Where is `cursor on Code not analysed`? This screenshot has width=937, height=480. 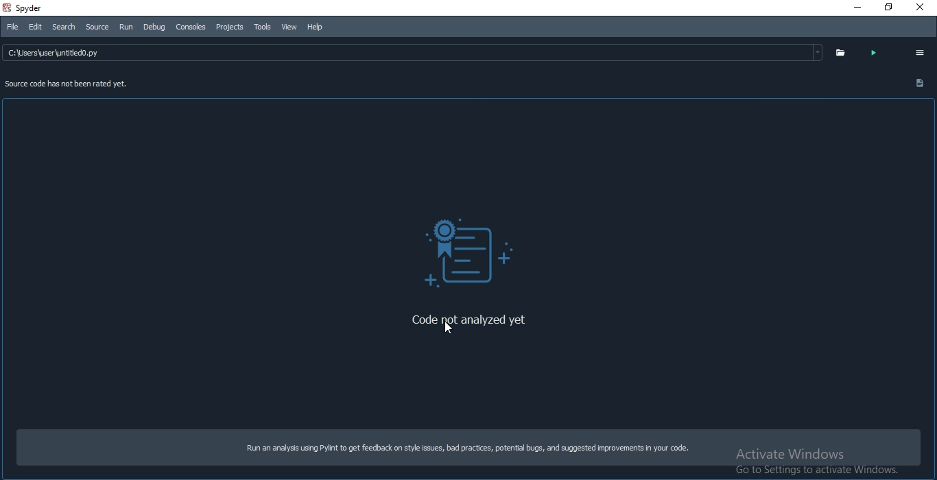
cursor on Code not analysed is located at coordinates (451, 326).